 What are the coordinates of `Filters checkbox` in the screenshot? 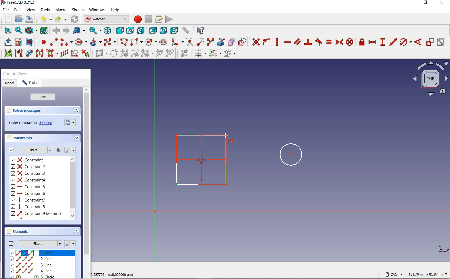 It's located at (11, 244).